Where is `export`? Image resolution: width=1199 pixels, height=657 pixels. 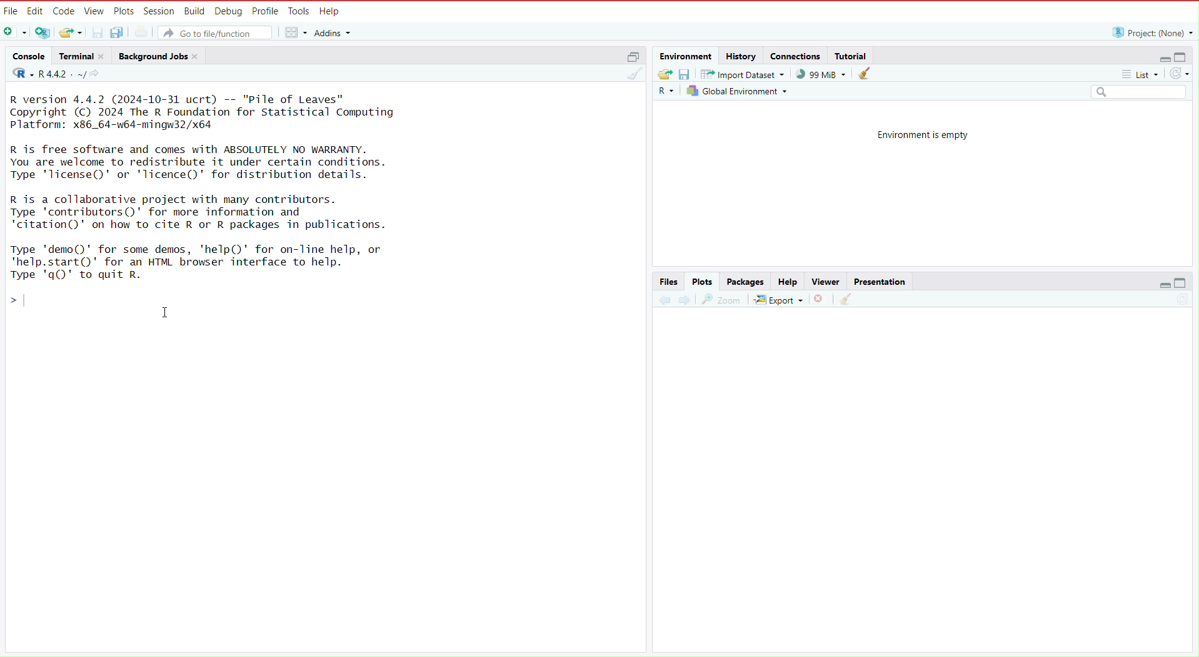 export is located at coordinates (778, 300).